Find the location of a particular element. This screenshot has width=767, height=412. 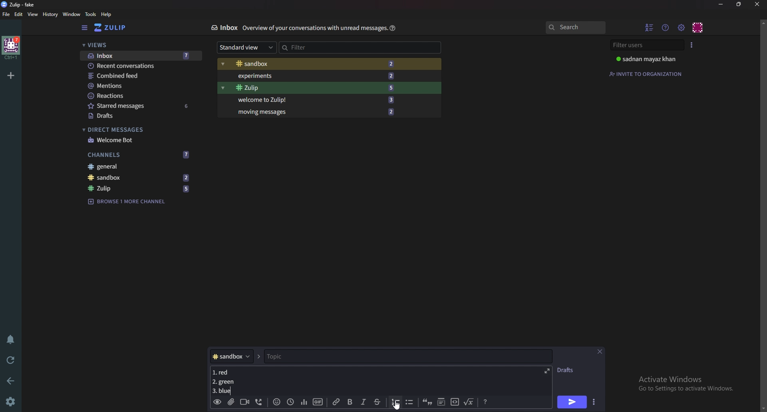

Tools is located at coordinates (90, 14).